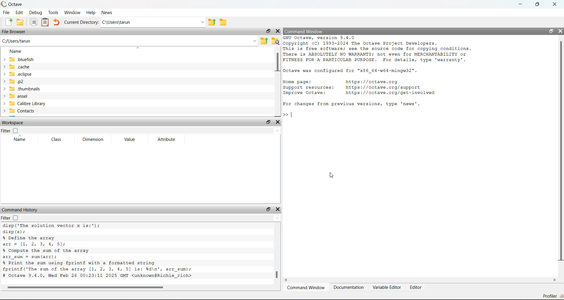  What do you see at coordinates (331, 176) in the screenshot?
I see `Cursor` at bounding box center [331, 176].